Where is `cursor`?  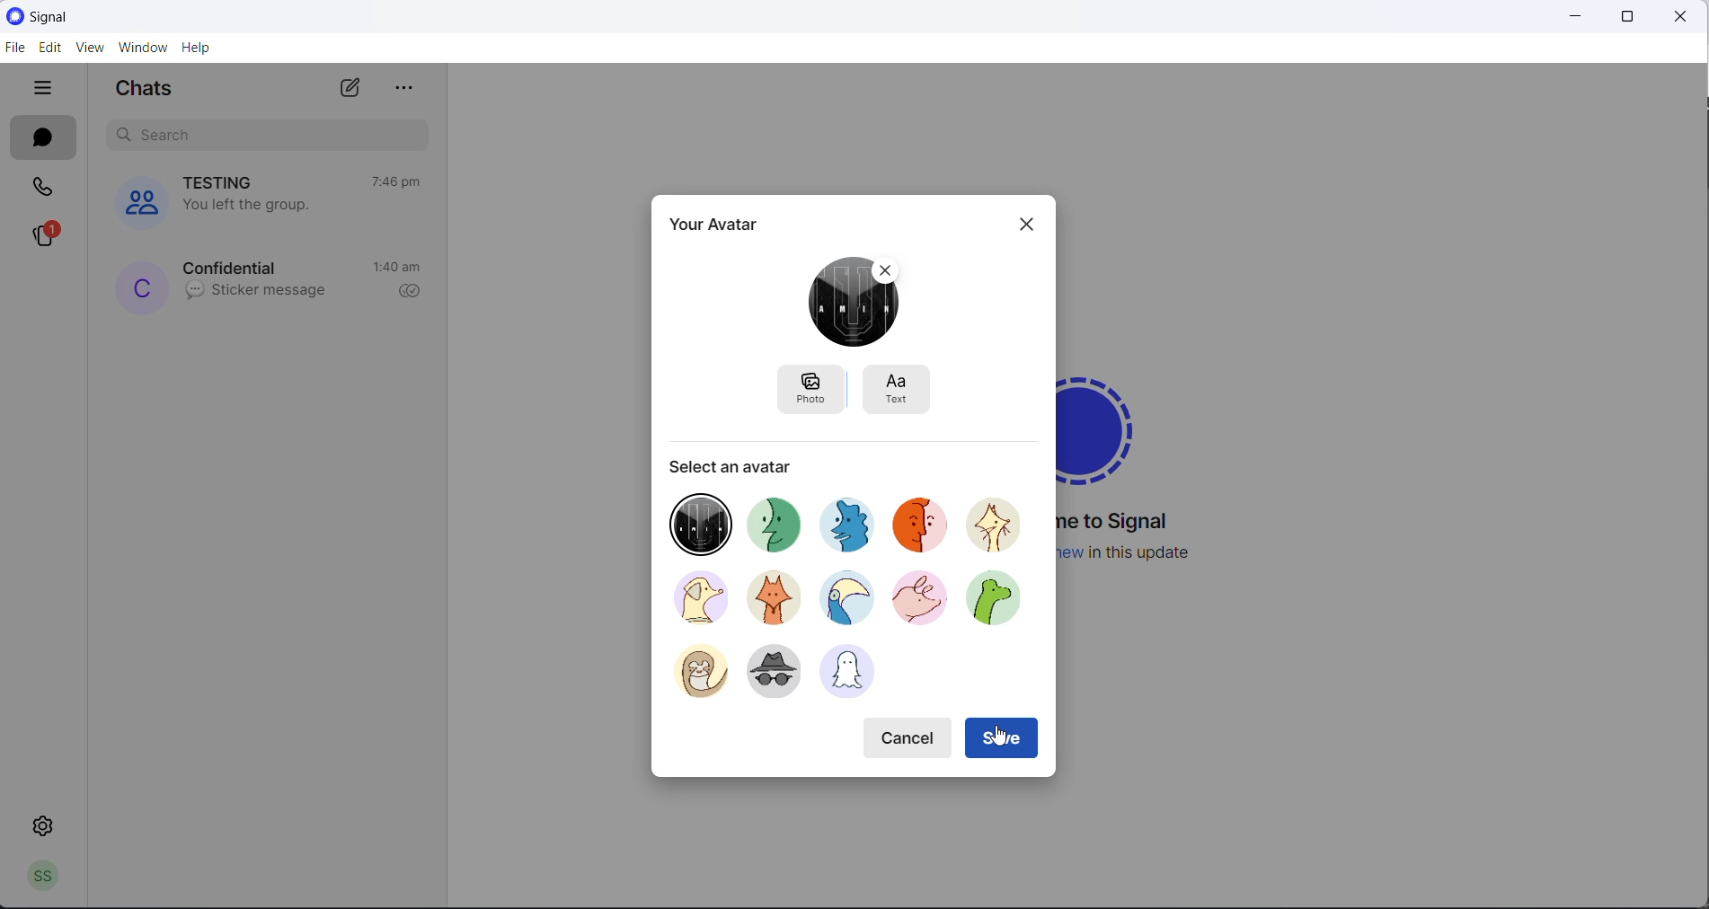 cursor is located at coordinates (999, 737).